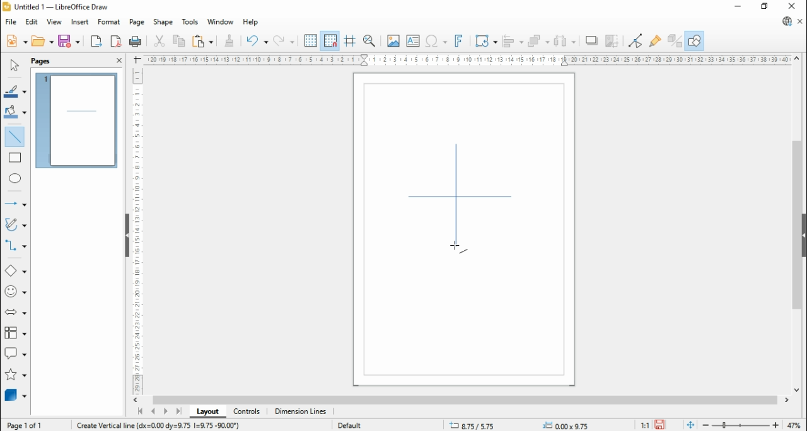 The width and height of the screenshot is (807, 431). What do you see at coordinates (615, 40) in the screenshot?
I see `crop` at bounding box center [615, 40].